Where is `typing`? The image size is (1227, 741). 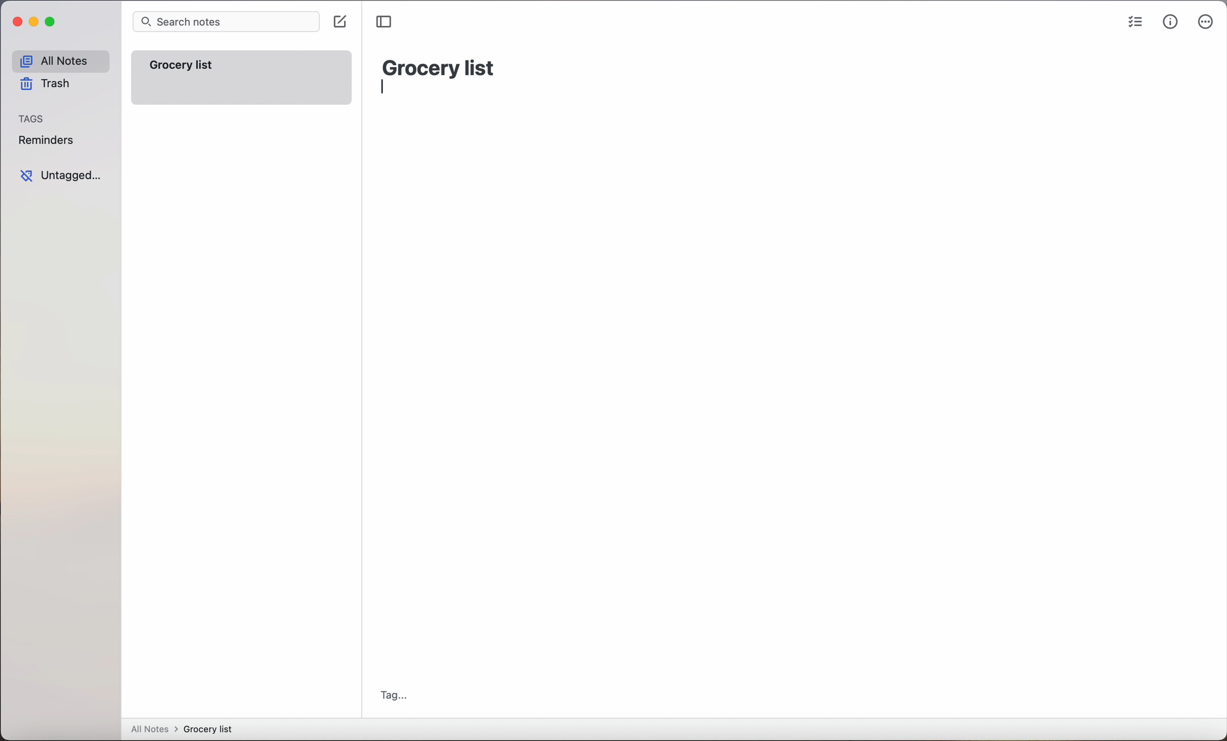 typing is located at coordinates (388, 89).